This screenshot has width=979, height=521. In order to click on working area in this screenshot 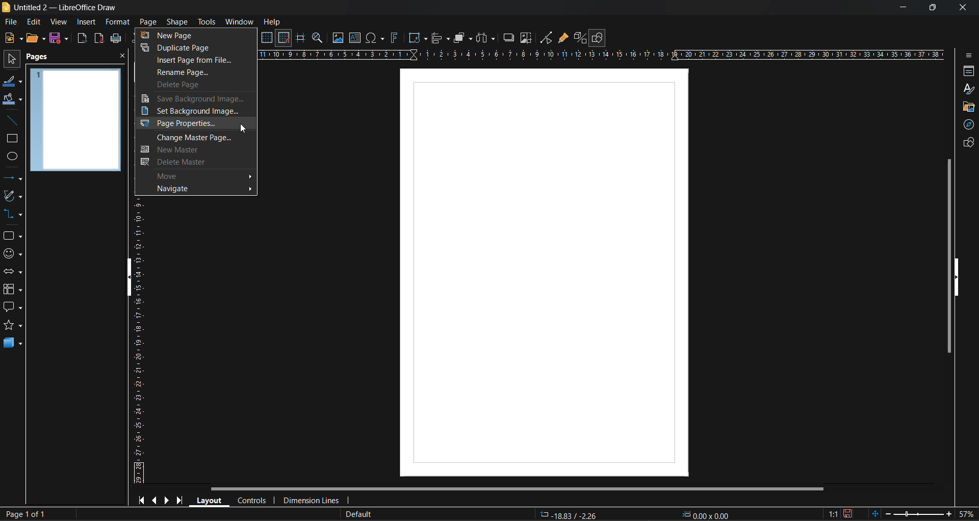, I will do `click(545, 273)`.